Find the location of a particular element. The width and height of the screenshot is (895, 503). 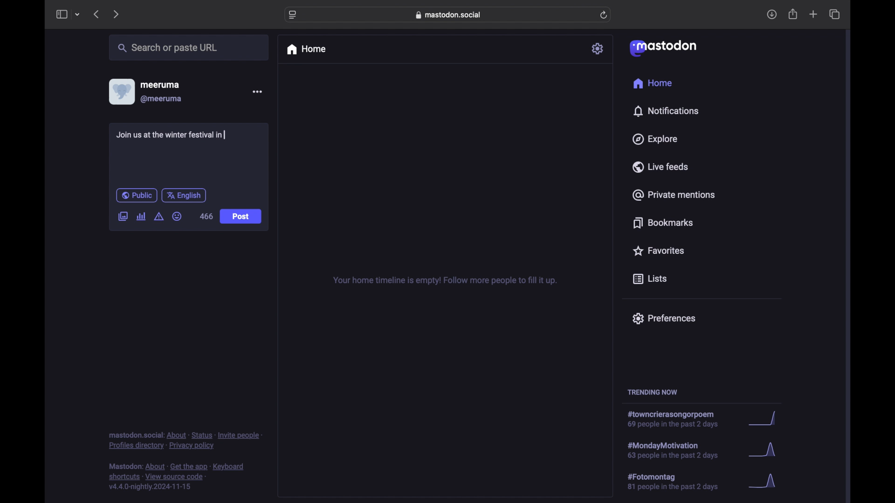

trending now is located at coordinates (652, 392).